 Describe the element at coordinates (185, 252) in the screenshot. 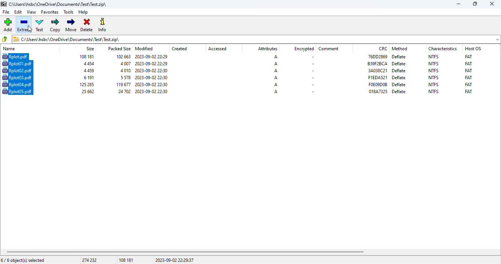

I see `horizontal scroll bar` at that location.